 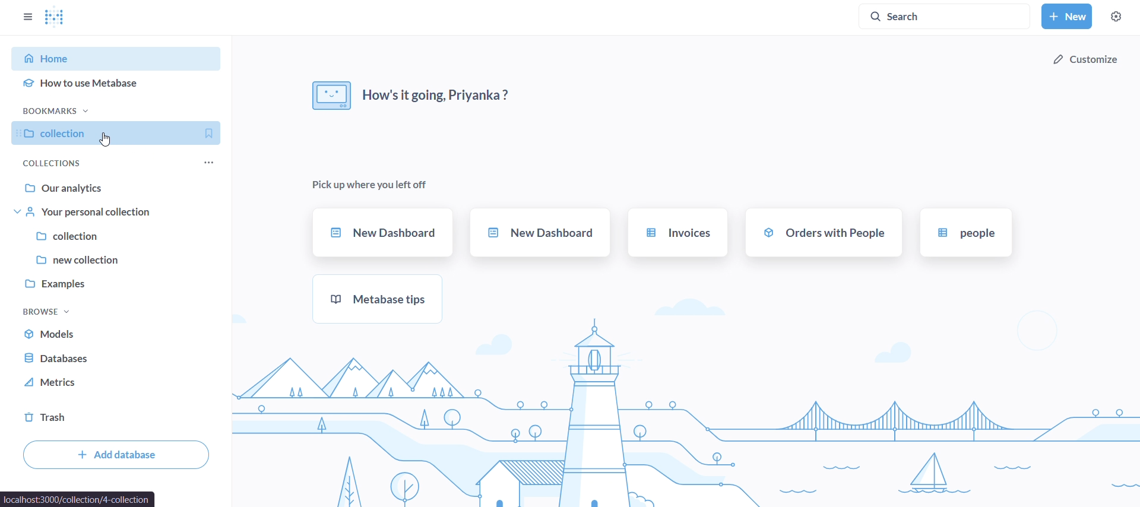 What do you see at coordinates (50, 163) in the screenshot?
I see `collections` at bounding box center [50, 163].